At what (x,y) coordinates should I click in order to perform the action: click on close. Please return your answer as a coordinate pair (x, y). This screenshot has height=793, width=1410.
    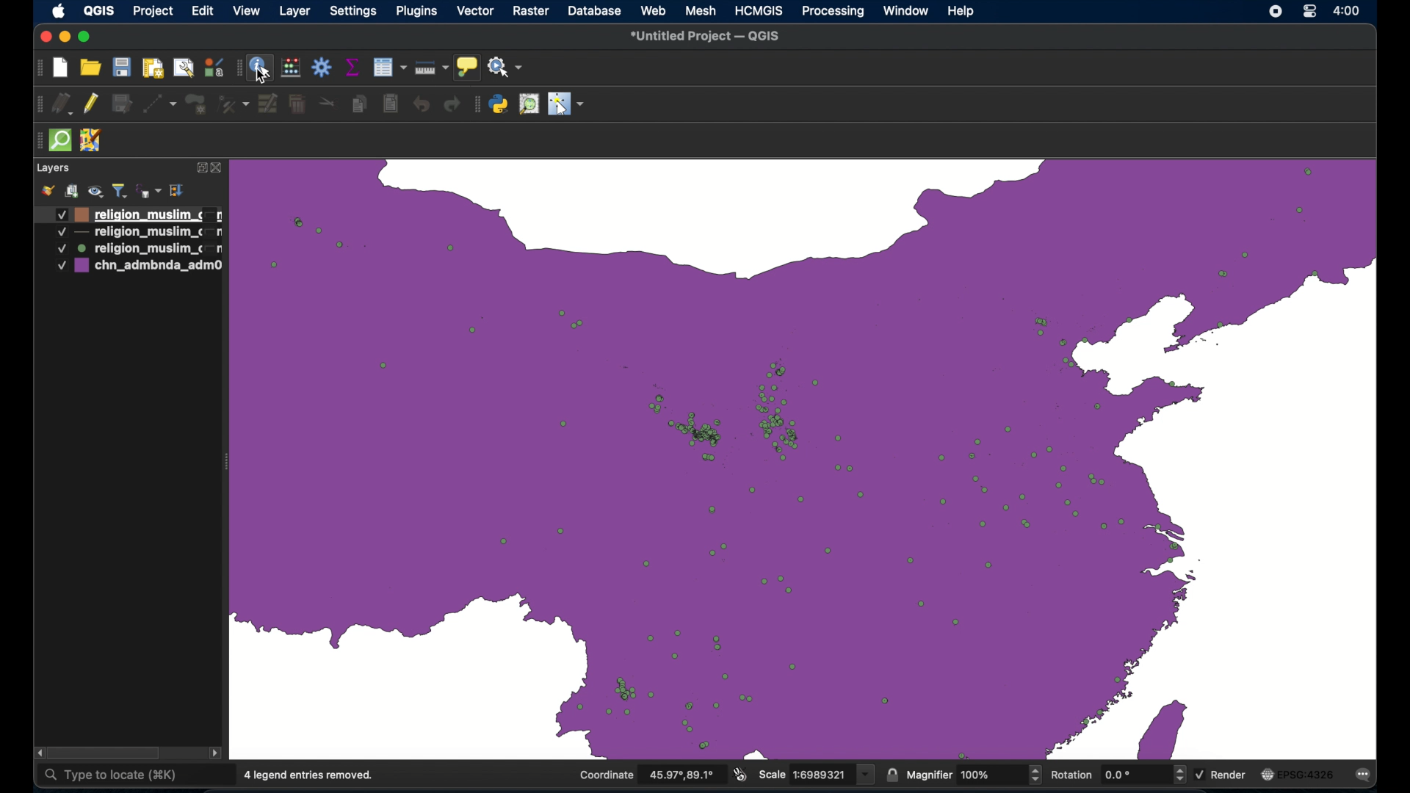
    Looking at the image, I should click on (218, 170).